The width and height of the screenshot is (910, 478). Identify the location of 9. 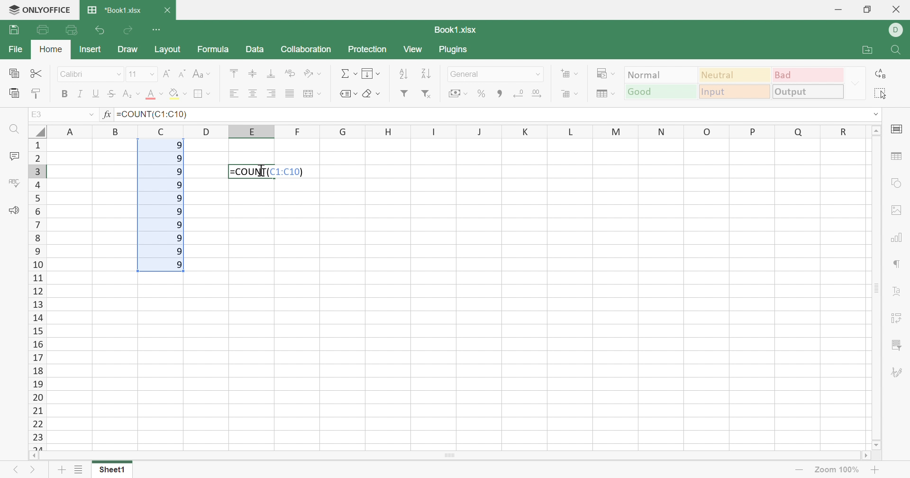
(178, 145).